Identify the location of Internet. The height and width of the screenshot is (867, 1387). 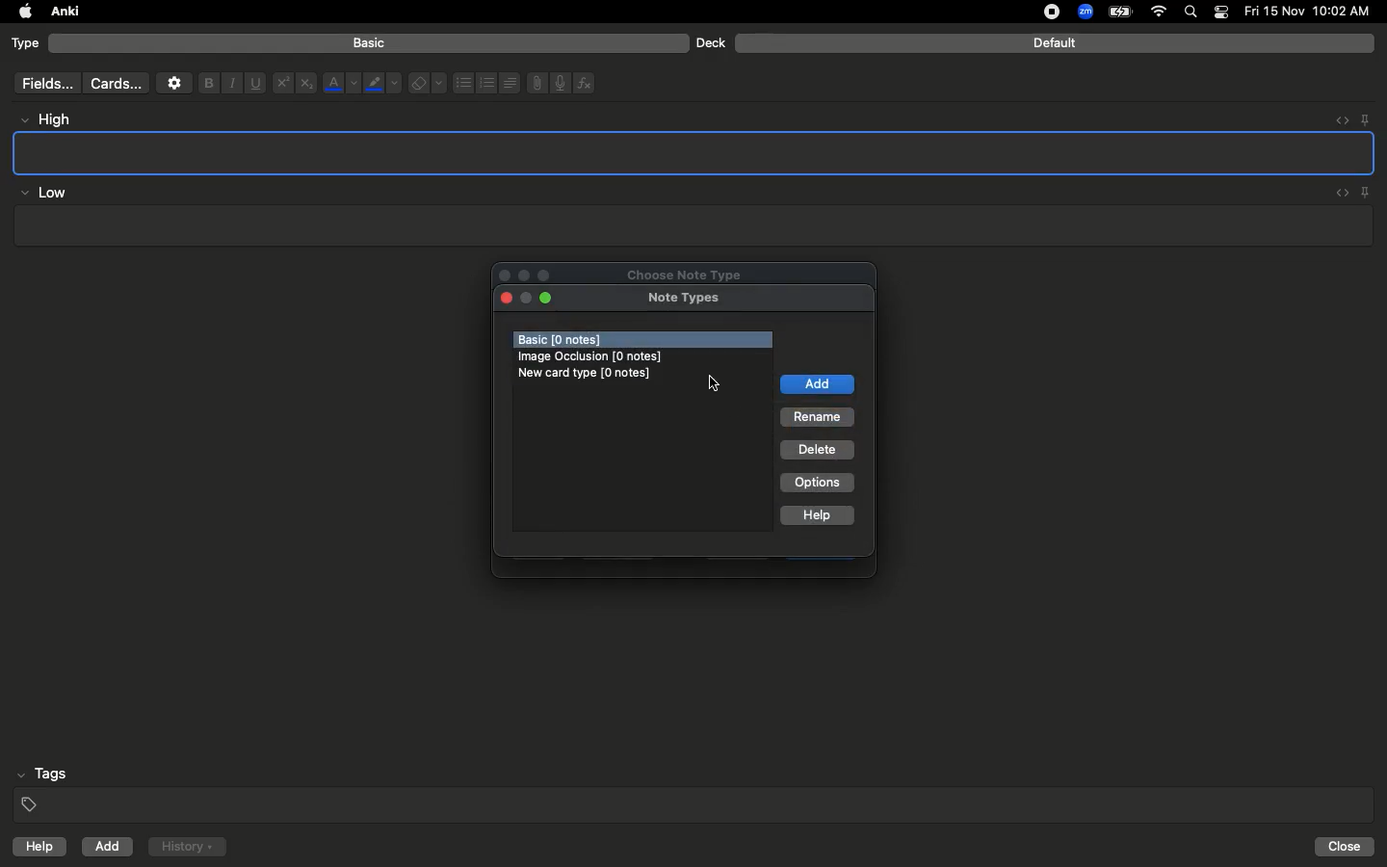
(1161, 13).